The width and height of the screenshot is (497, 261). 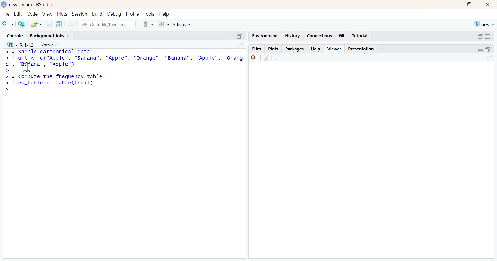 I want to click on collapse, so click(x=240, y=37).